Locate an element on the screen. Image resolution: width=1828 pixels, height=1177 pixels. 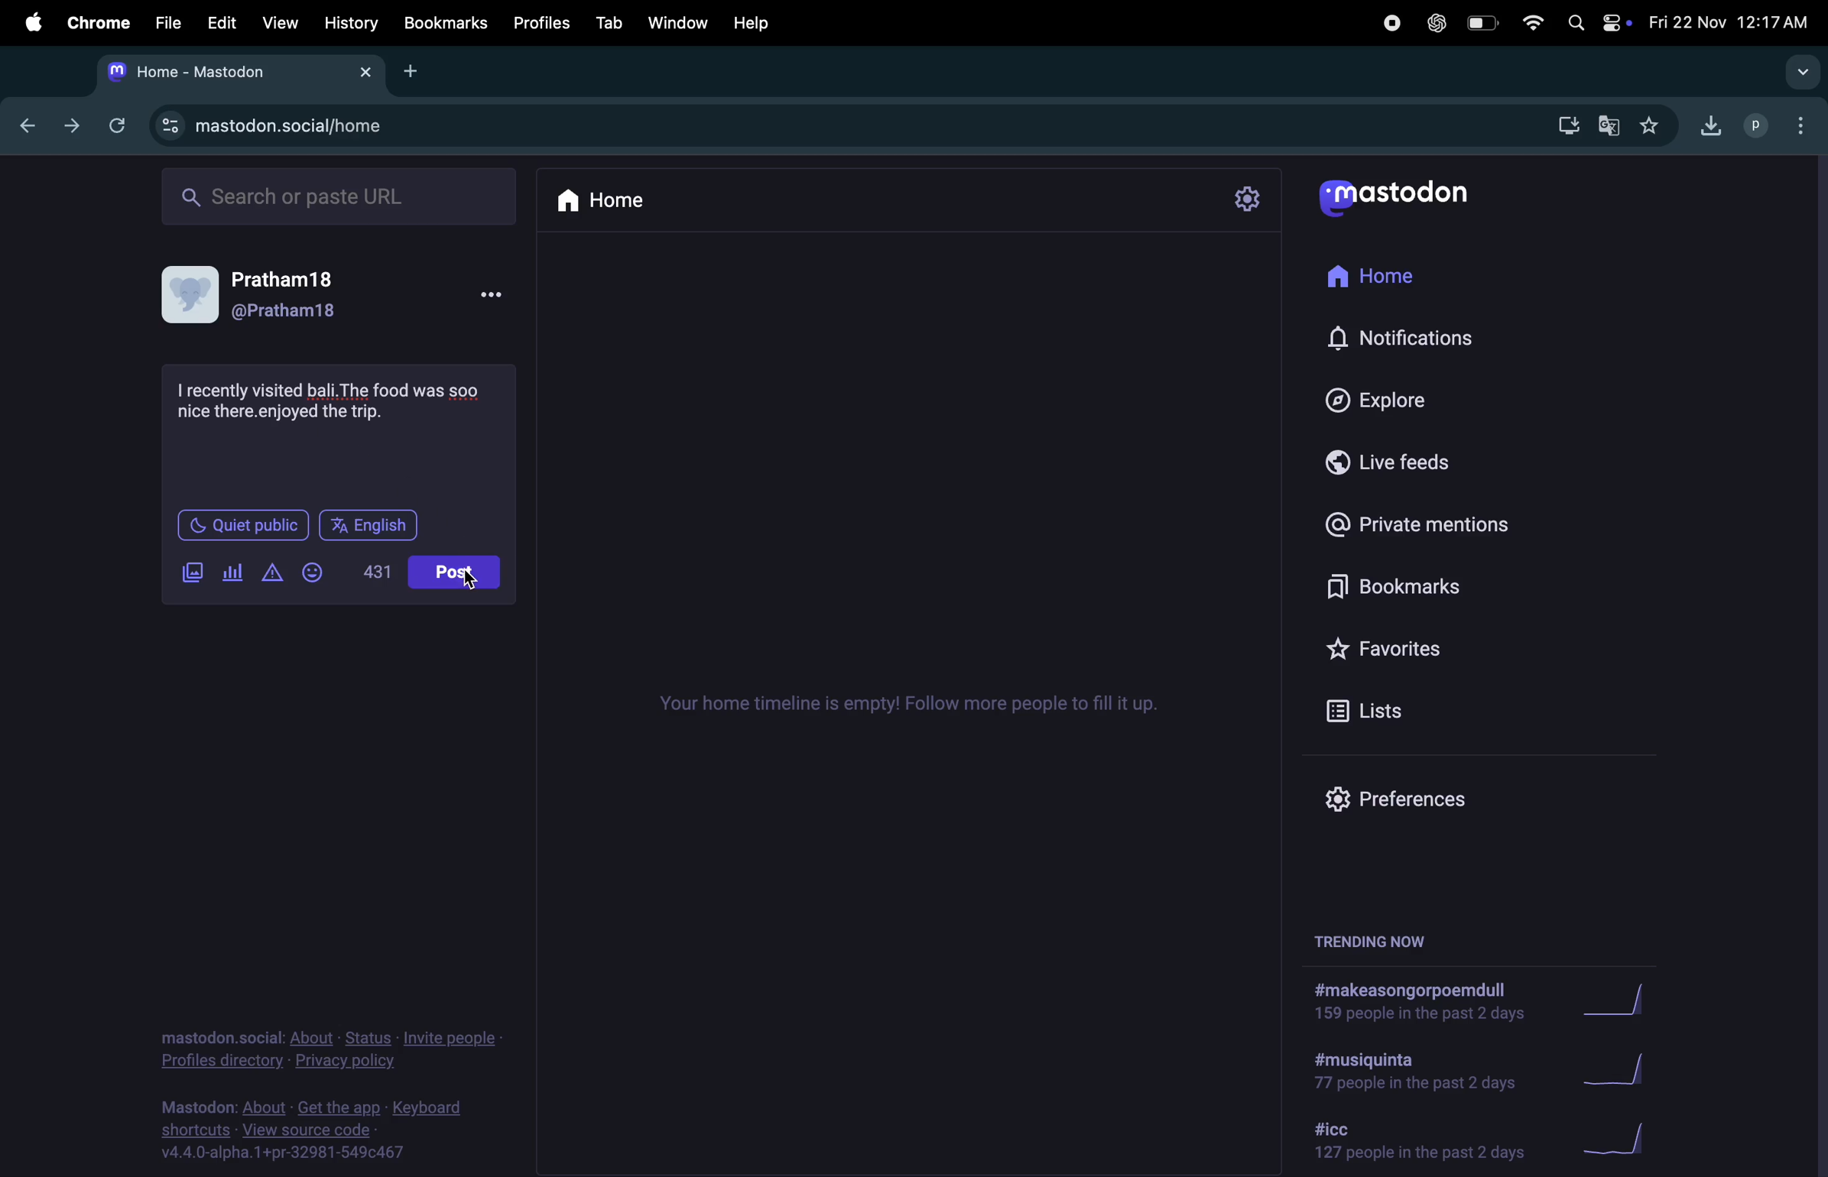
edit is located at coordinates (221, 22).